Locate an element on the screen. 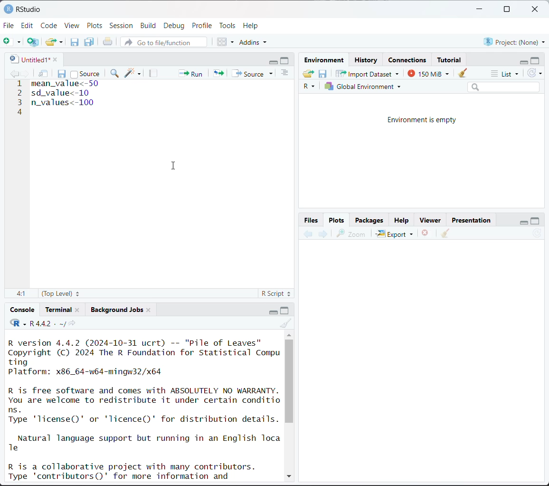 This screenshot has width=549, height=486. go to file/function is located at coordinates (163, 43).